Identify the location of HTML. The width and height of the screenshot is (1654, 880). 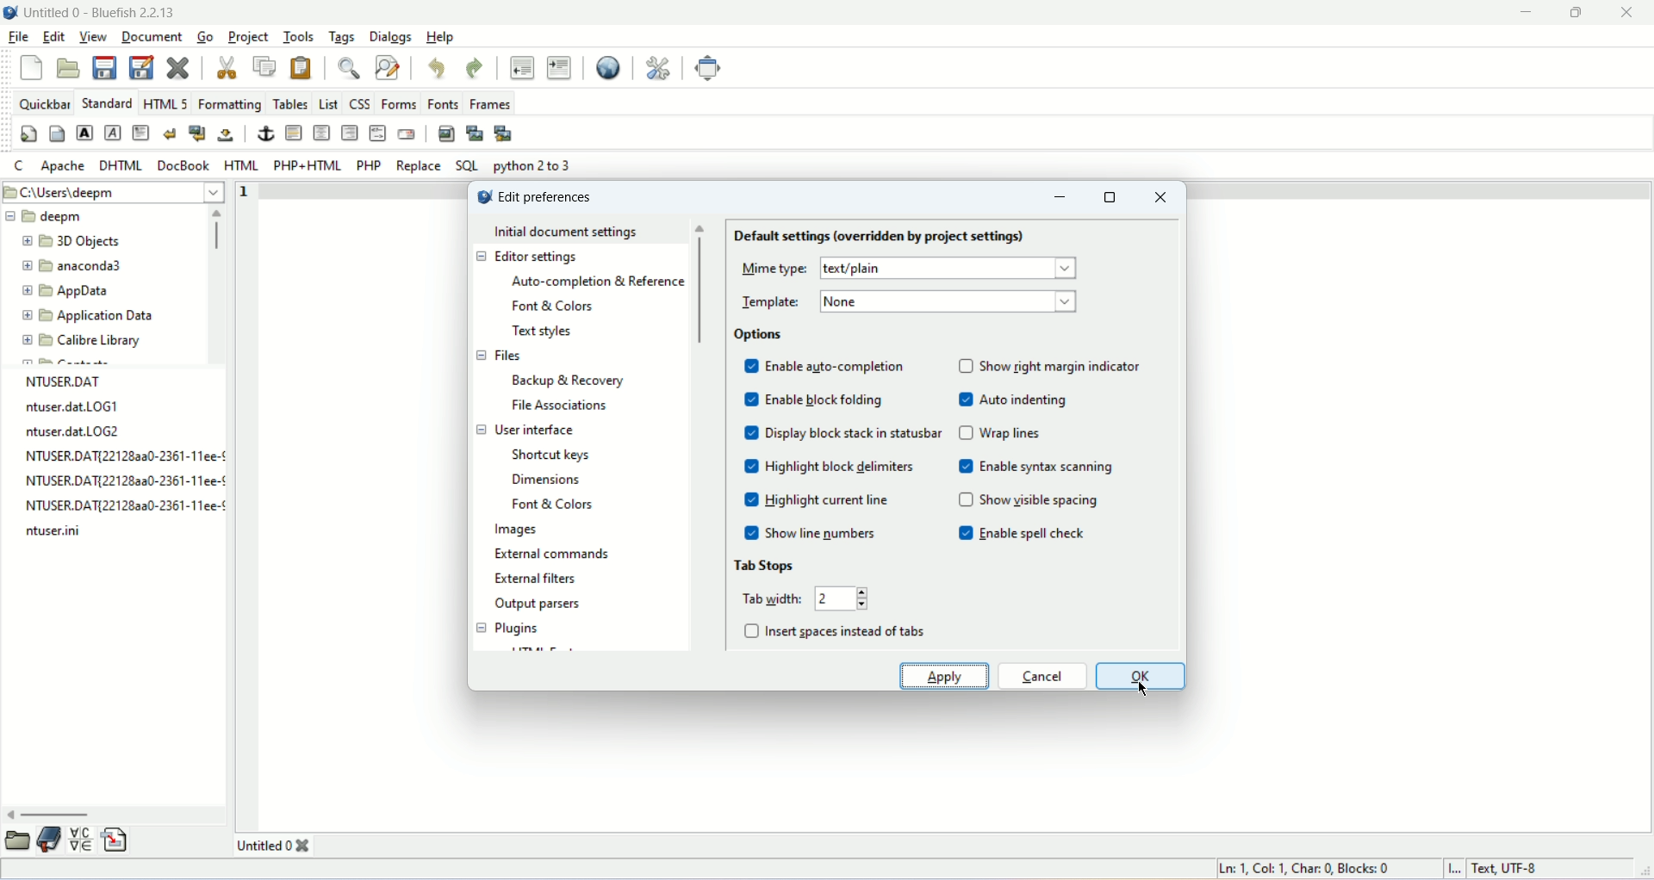
(240, 165).